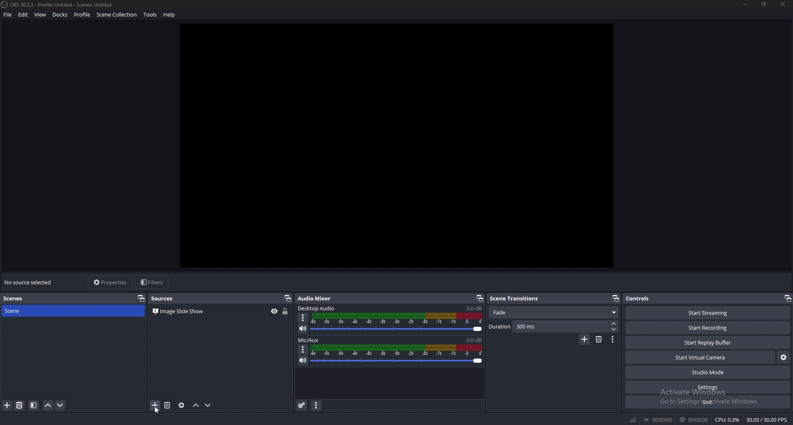 The width and height of the screenshot is (793, 425). I want to click on remove transition, so click(598, 340).